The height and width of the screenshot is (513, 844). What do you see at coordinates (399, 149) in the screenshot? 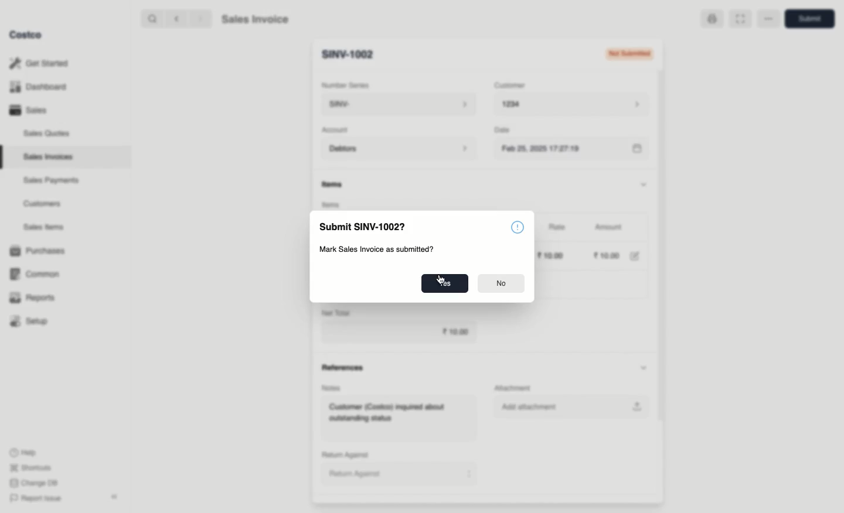
I see `Debtors` at bounding box center [399, 149].